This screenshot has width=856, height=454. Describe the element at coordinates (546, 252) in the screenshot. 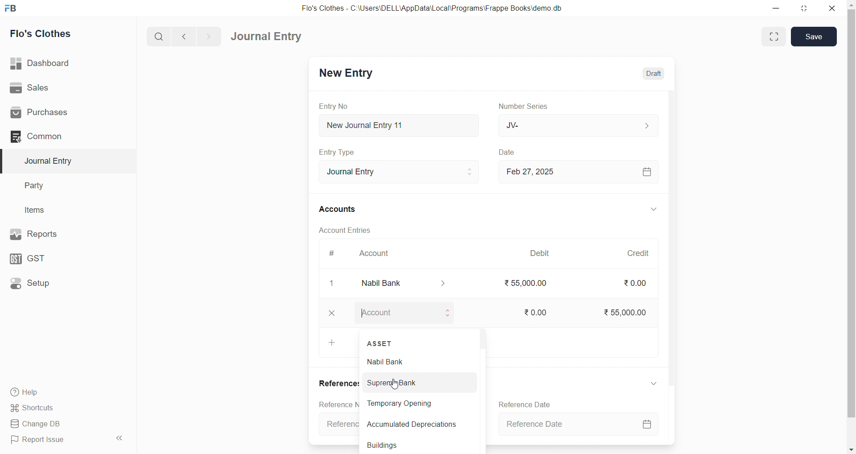

I see `Debit` at that location.